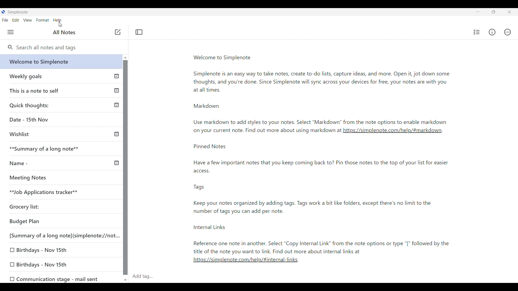 This screenshot has height=291, width=518. I want to click on Quick thoughts:, so click(51, 105).